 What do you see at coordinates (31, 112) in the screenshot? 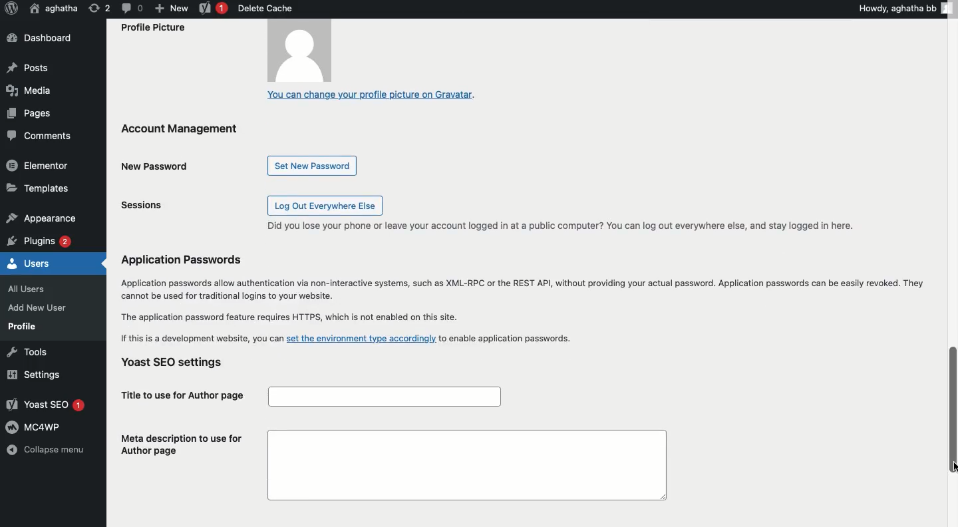
I see `Pages` at bounding box center [31, 112].